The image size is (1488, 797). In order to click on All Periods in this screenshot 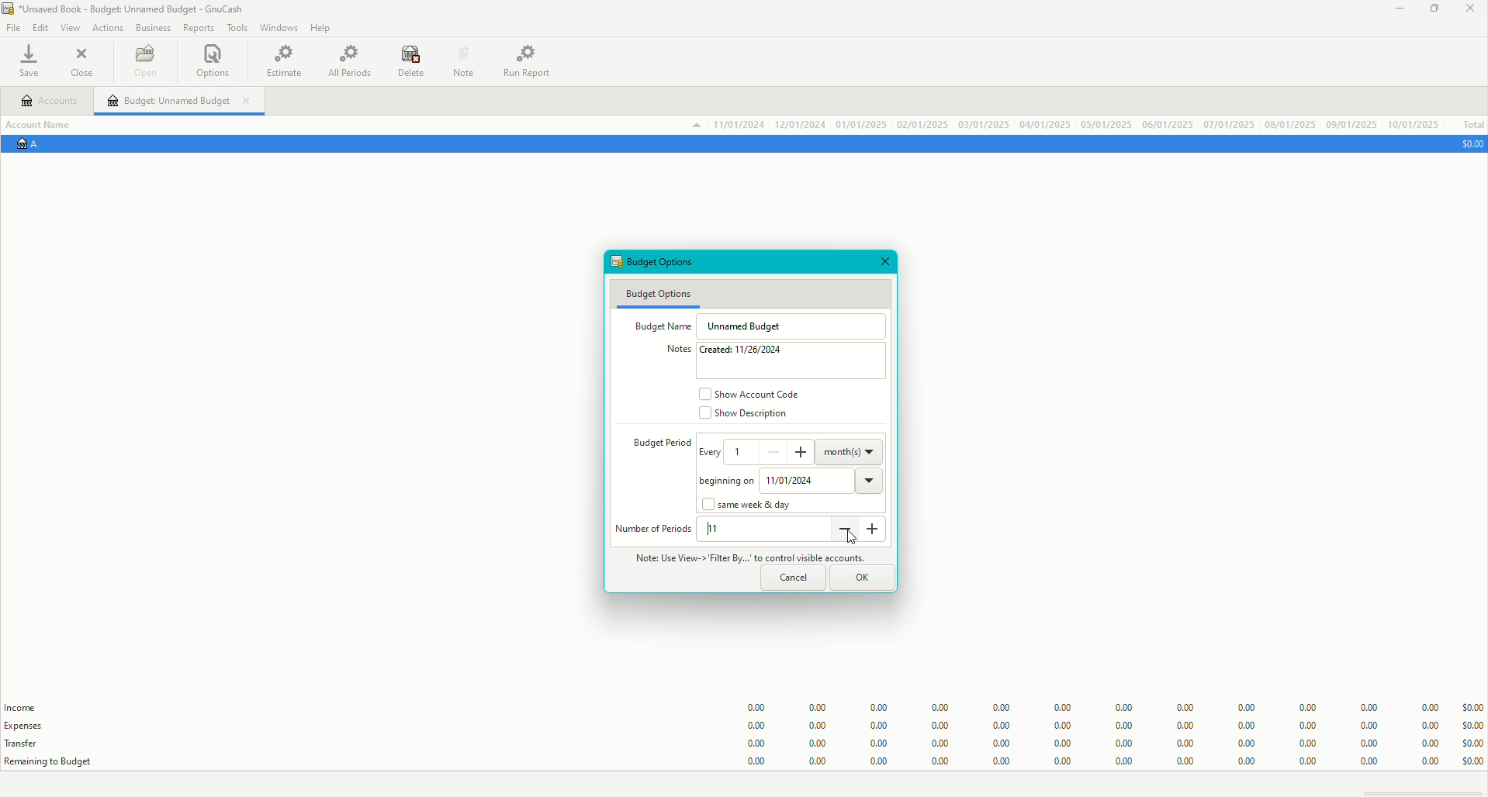, I will do `click(349, 62)`.